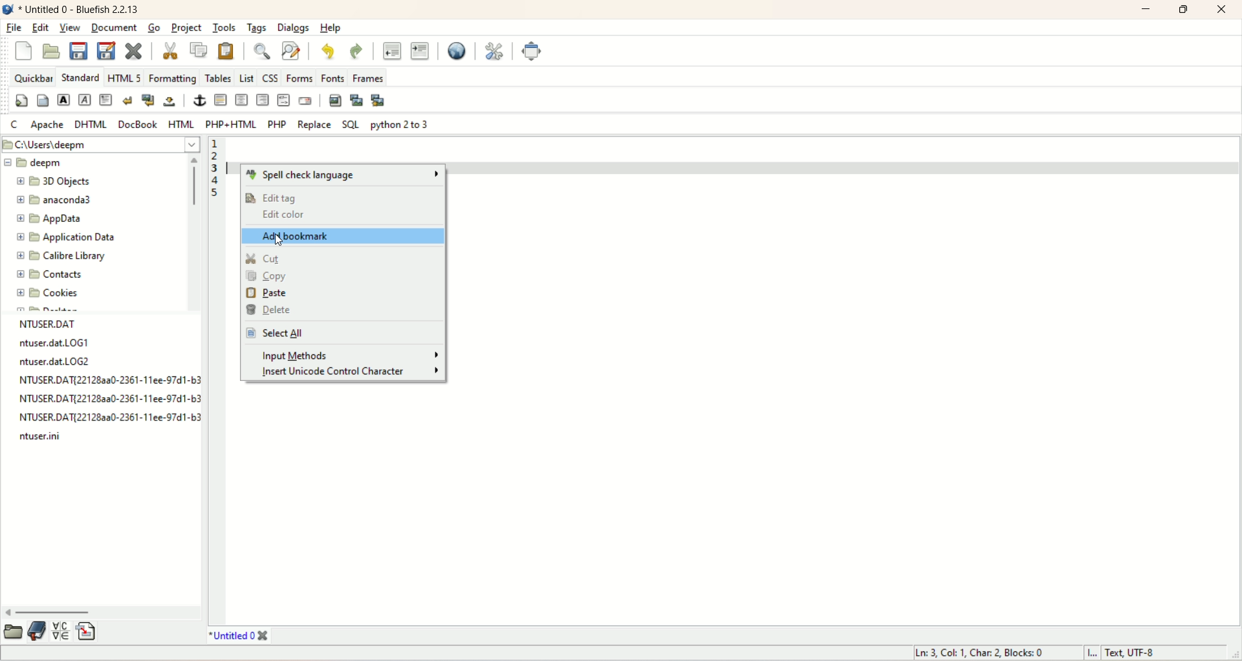 This screenshot has height=661, width=1242. Describe the element at coordinates (171, 103) in the screenshot. I see `non-breaking space` at that location.